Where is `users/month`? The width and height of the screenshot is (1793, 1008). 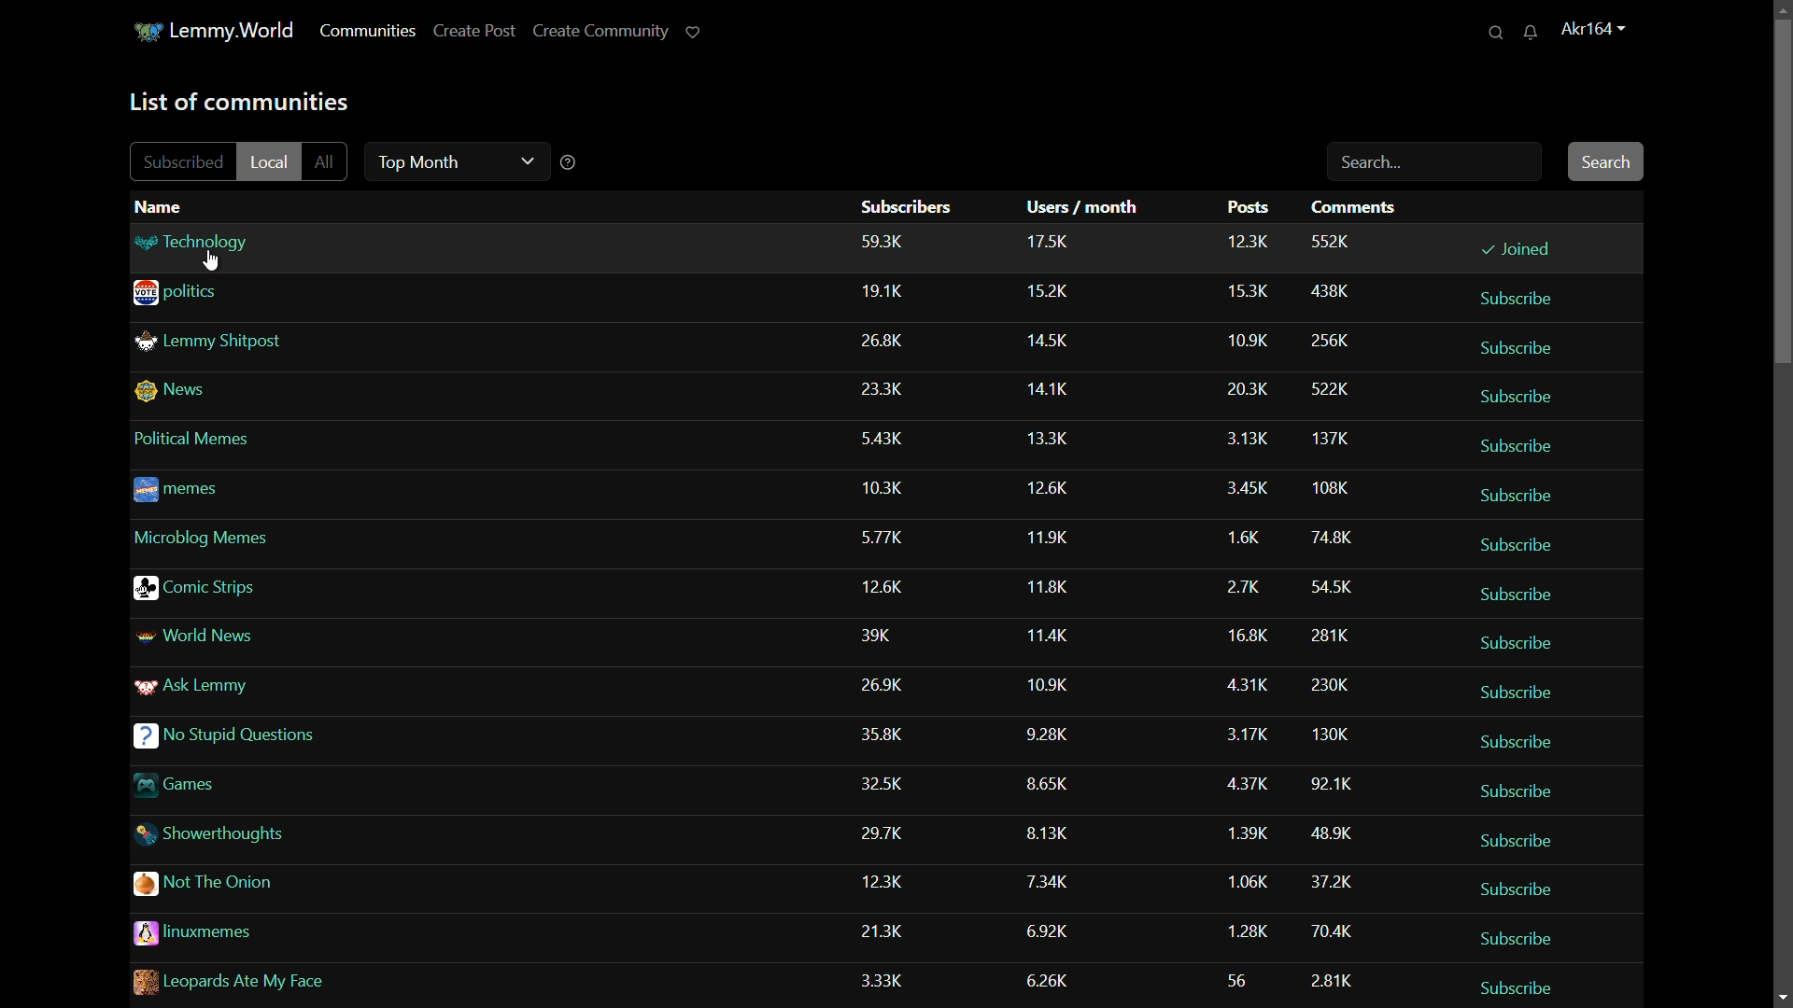 users/month is located at coordinates (1082, 208).